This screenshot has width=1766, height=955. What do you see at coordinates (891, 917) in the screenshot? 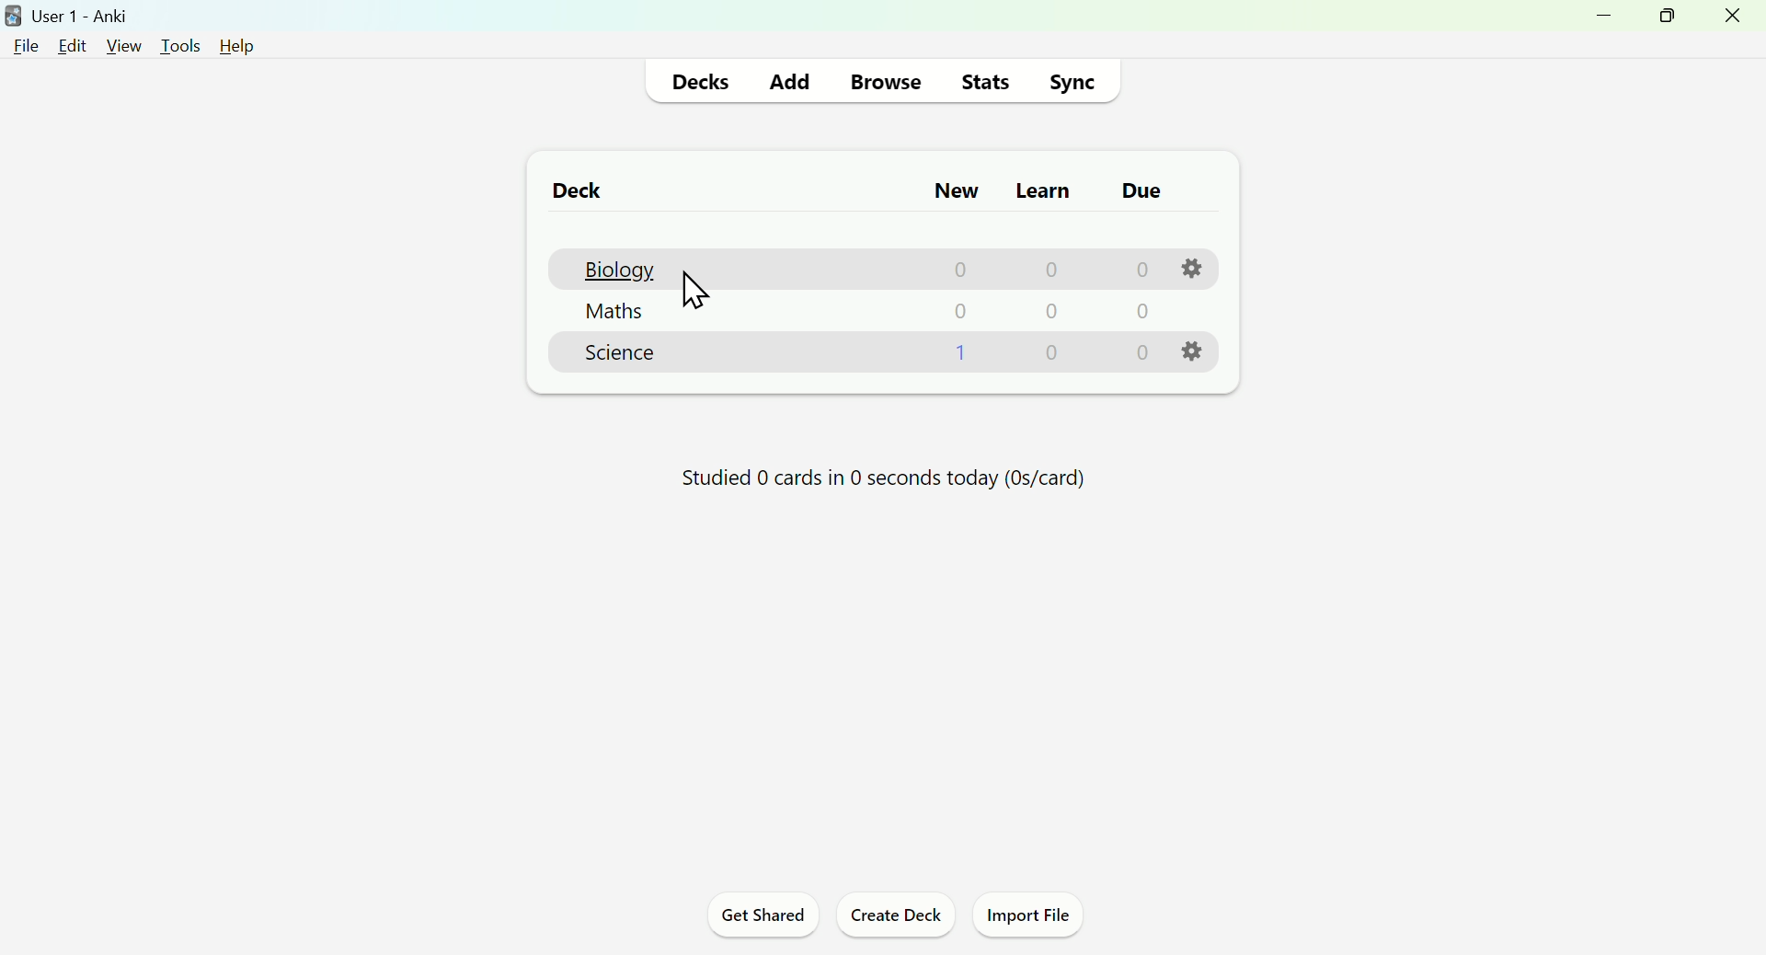
I see `Create Deck` at bounding box center [891, 917].